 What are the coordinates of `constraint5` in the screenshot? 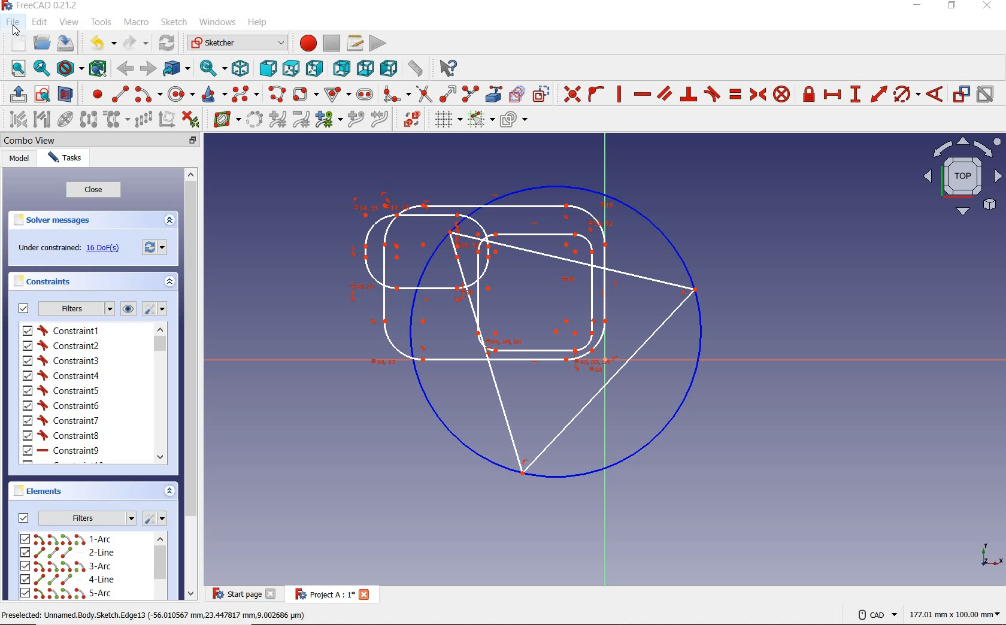 It's located at (60, 390).